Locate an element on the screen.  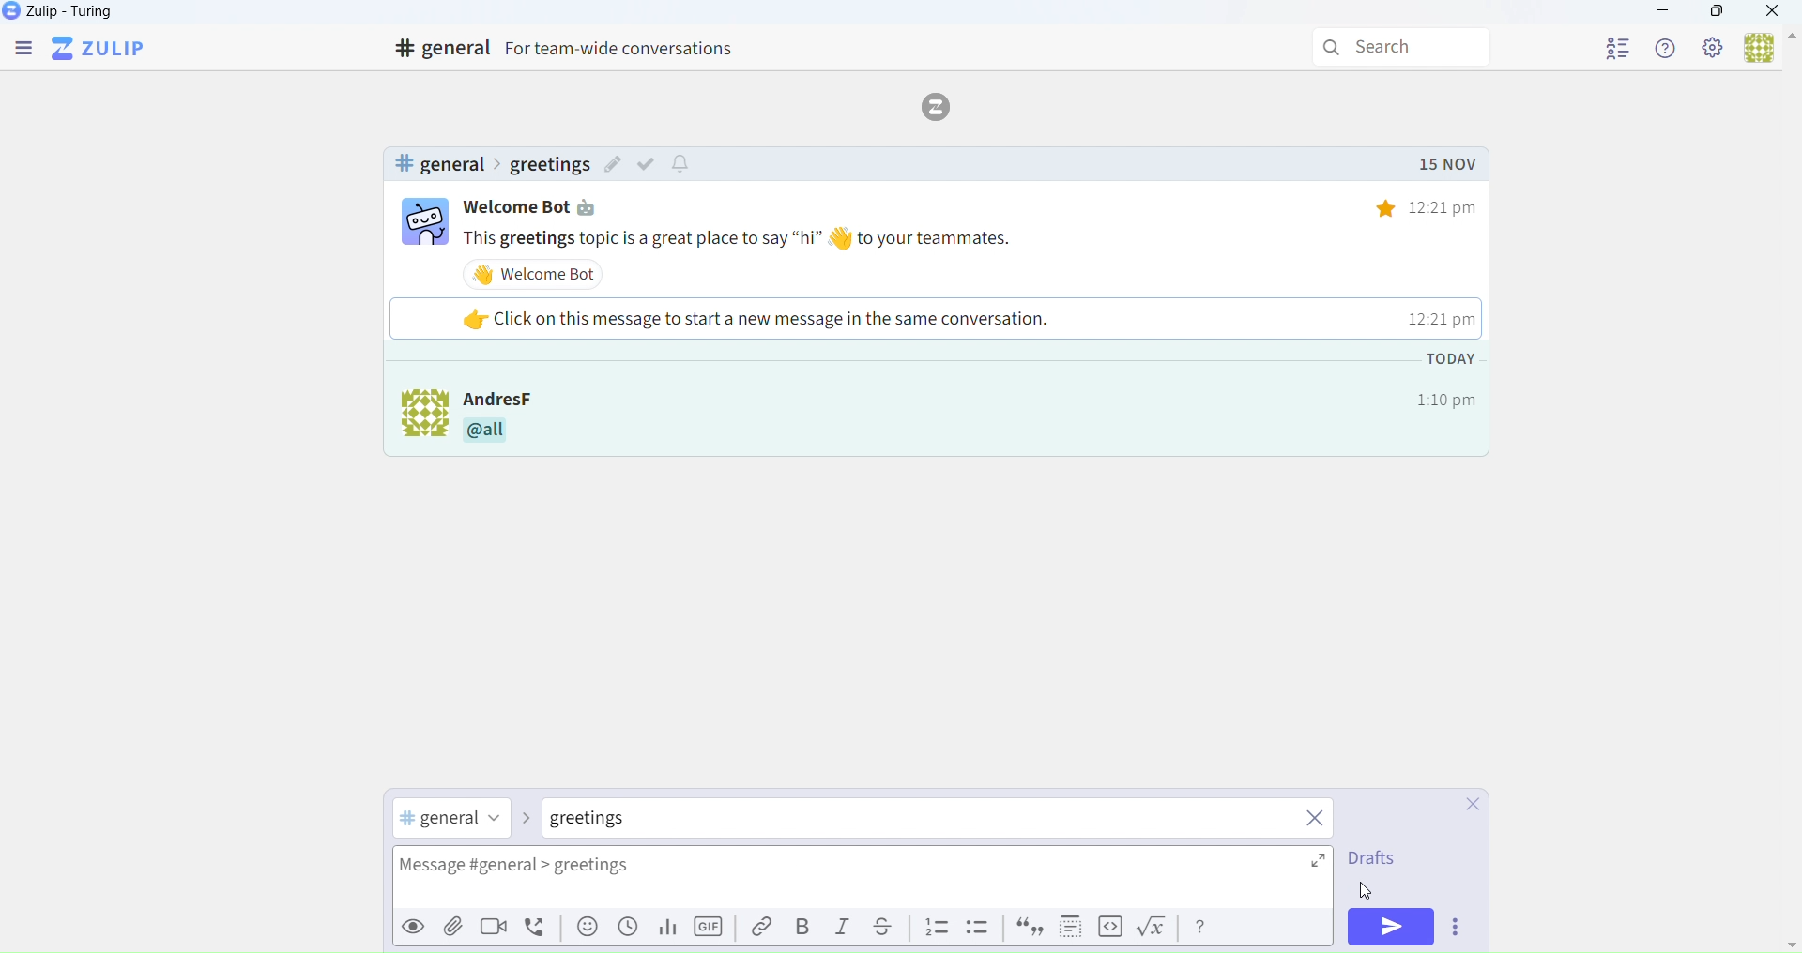
Help is located at coordinates (1668, 48).